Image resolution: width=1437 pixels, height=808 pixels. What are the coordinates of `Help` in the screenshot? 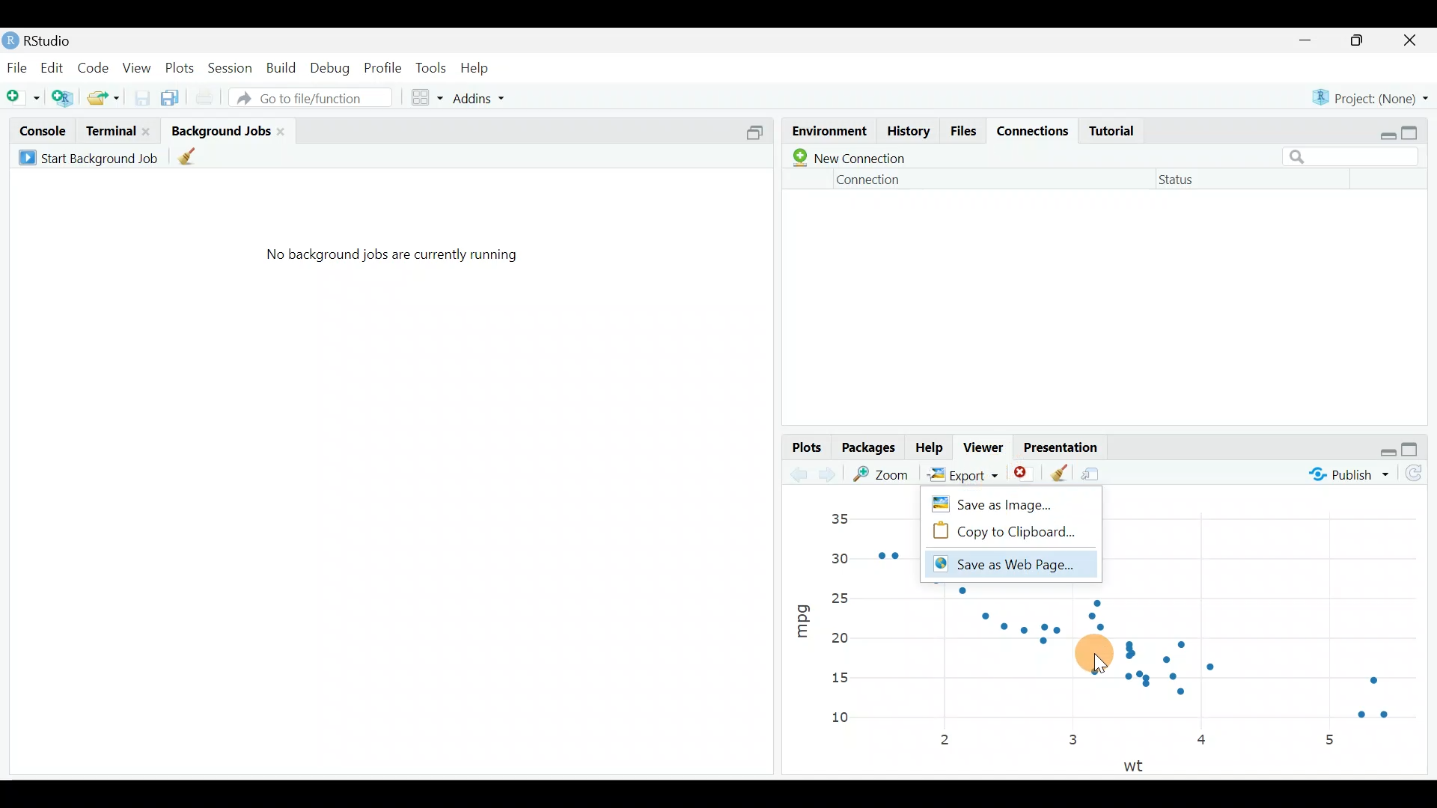 It's located at (930, 448).